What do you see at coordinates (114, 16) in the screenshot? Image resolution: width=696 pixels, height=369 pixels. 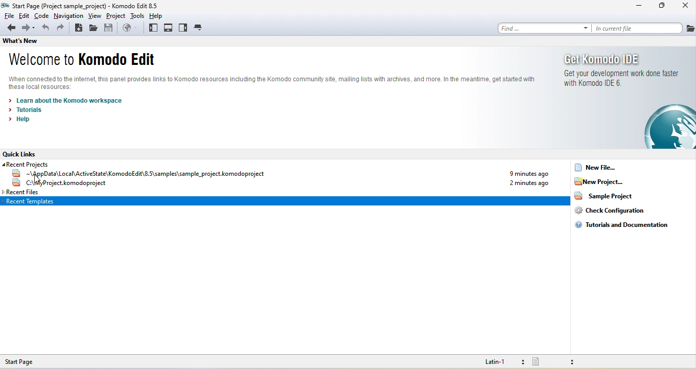 I see `project` at bounding box center [114, 16].